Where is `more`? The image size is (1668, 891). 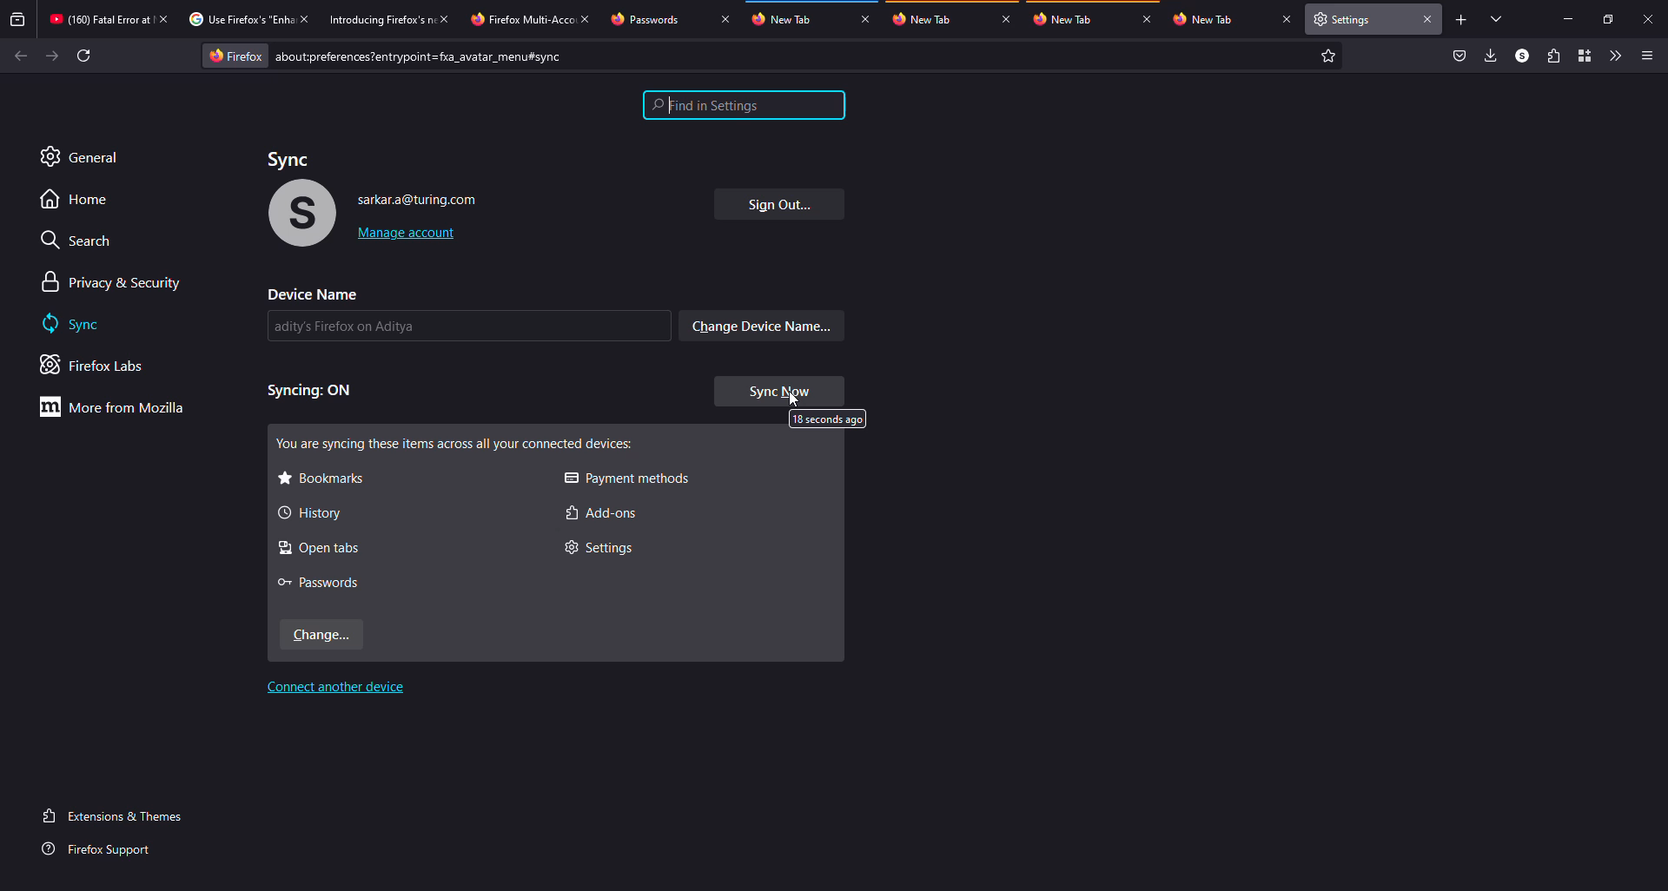
more is located at coordinates (122, 403).